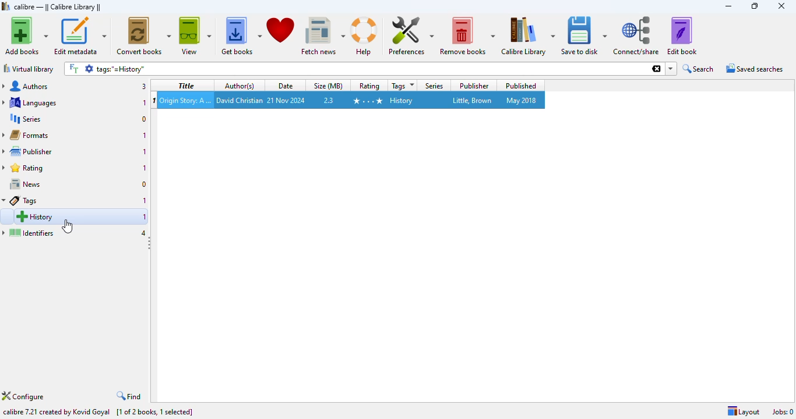 This screenshot has height=419, width=796. I want to click on clesr, so click(657, 69).